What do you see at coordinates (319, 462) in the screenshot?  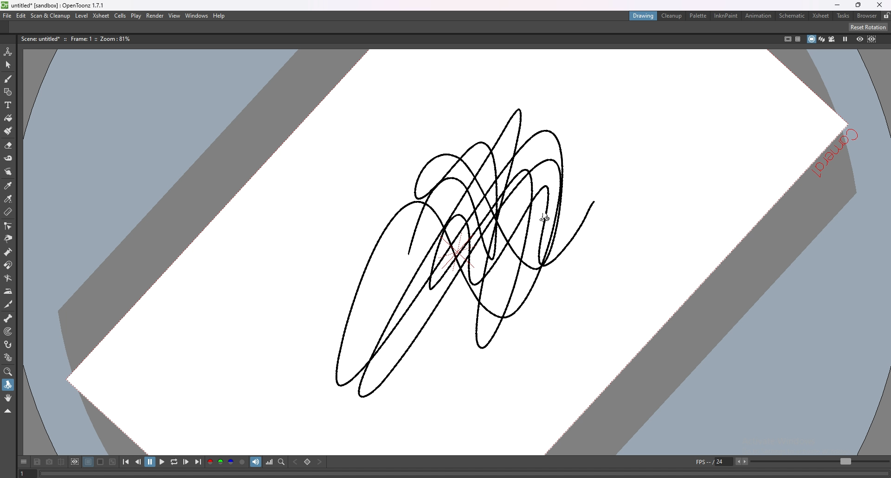 I see `next key` at bounding box center [319, 462].